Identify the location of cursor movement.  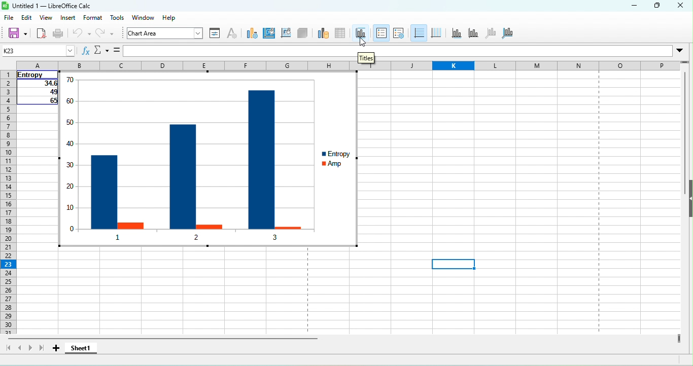
(321, 225).